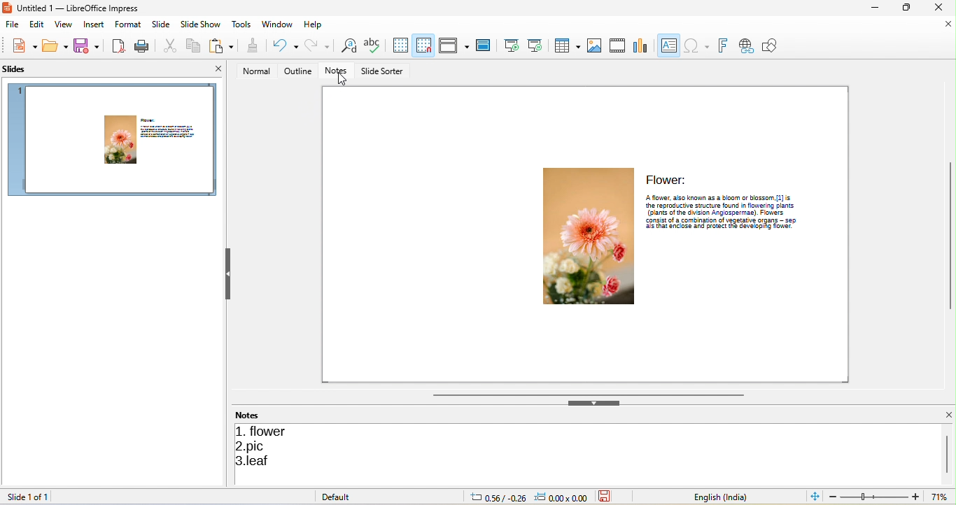 The height and width of the screenshot is (505, 956). Describe the element at coordinates (813, 497) in the screenshot. I see `fit slide to current window` at that location.